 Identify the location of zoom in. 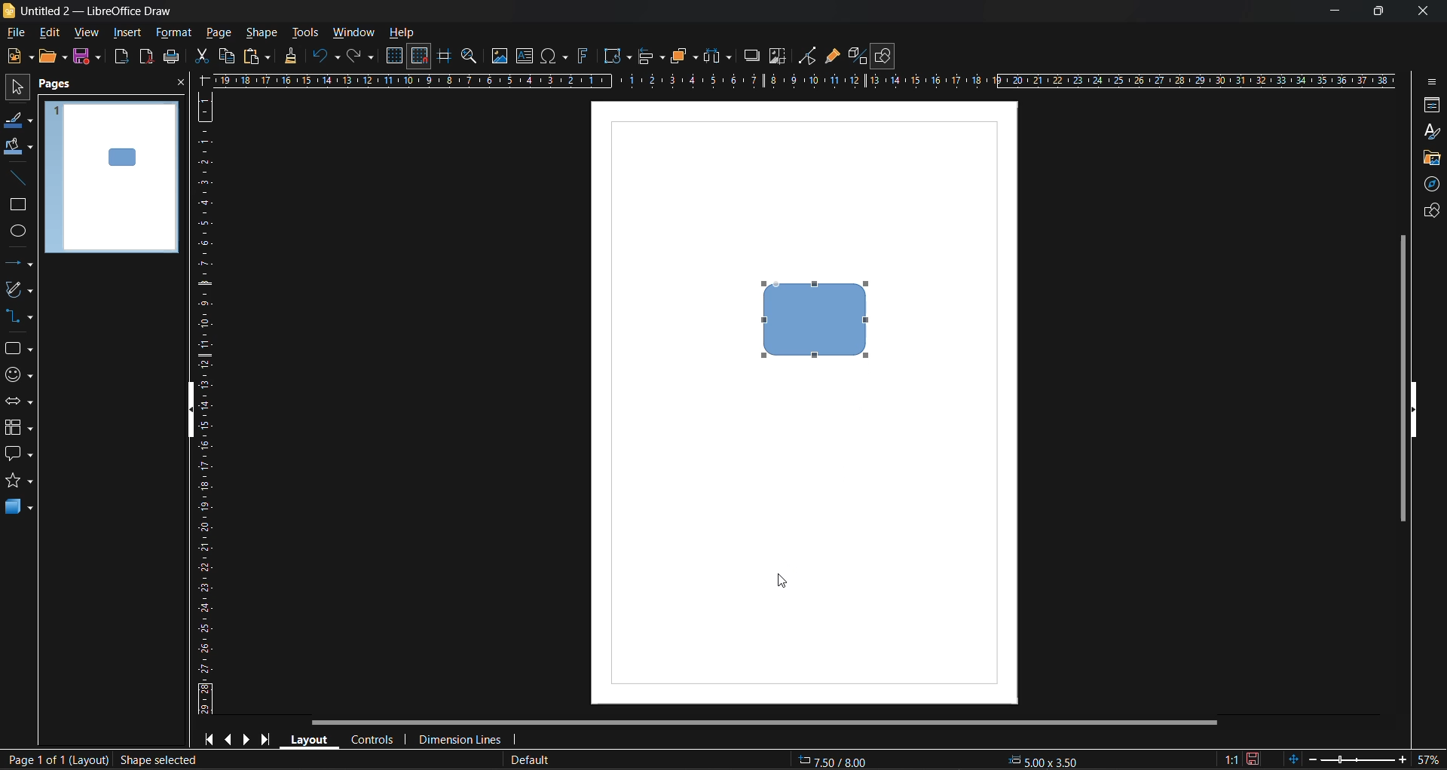
(1402, 761).